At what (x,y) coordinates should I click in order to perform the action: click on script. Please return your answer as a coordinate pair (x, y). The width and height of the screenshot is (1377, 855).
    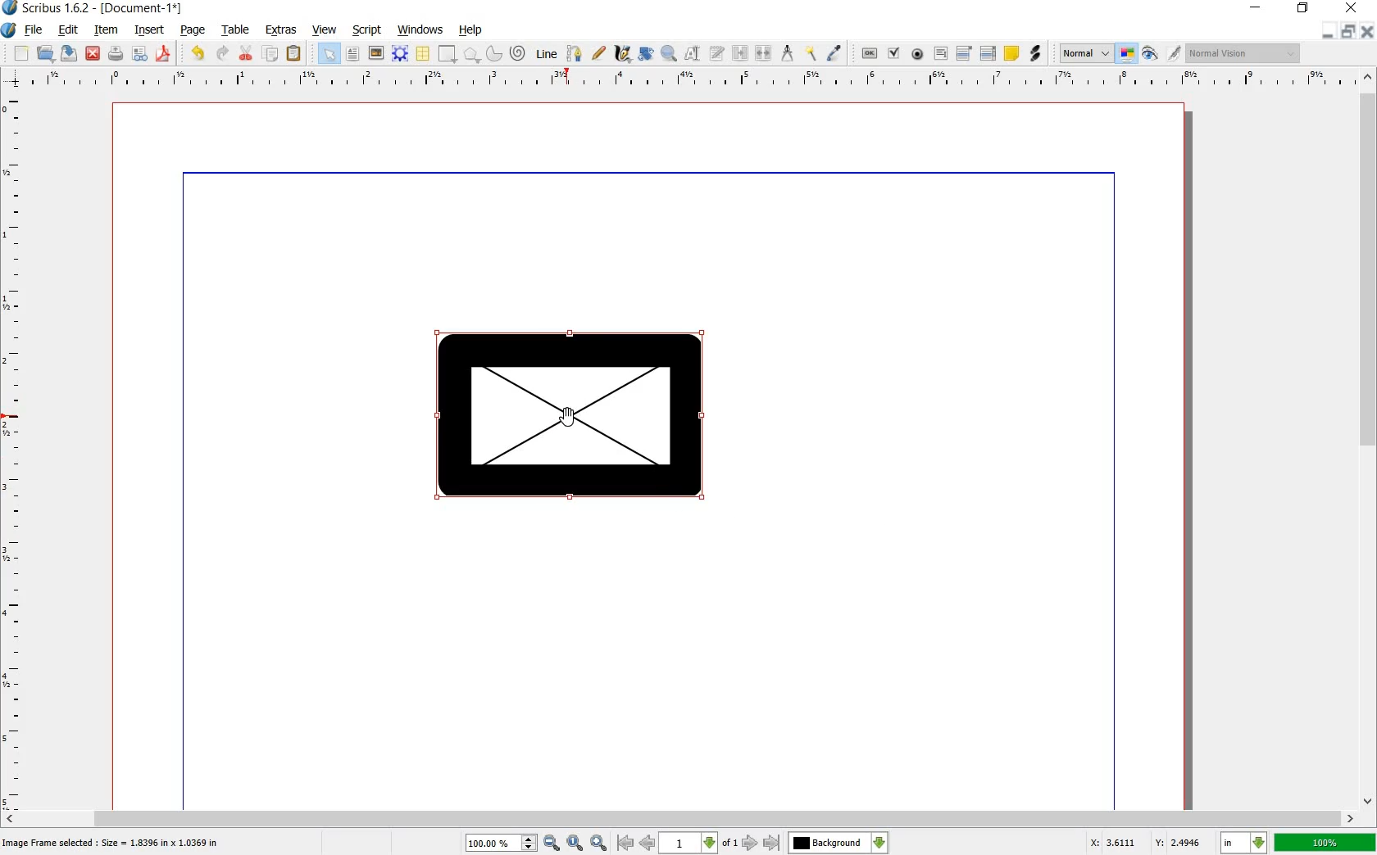
    Looking at the image, I should click on (366, 29).